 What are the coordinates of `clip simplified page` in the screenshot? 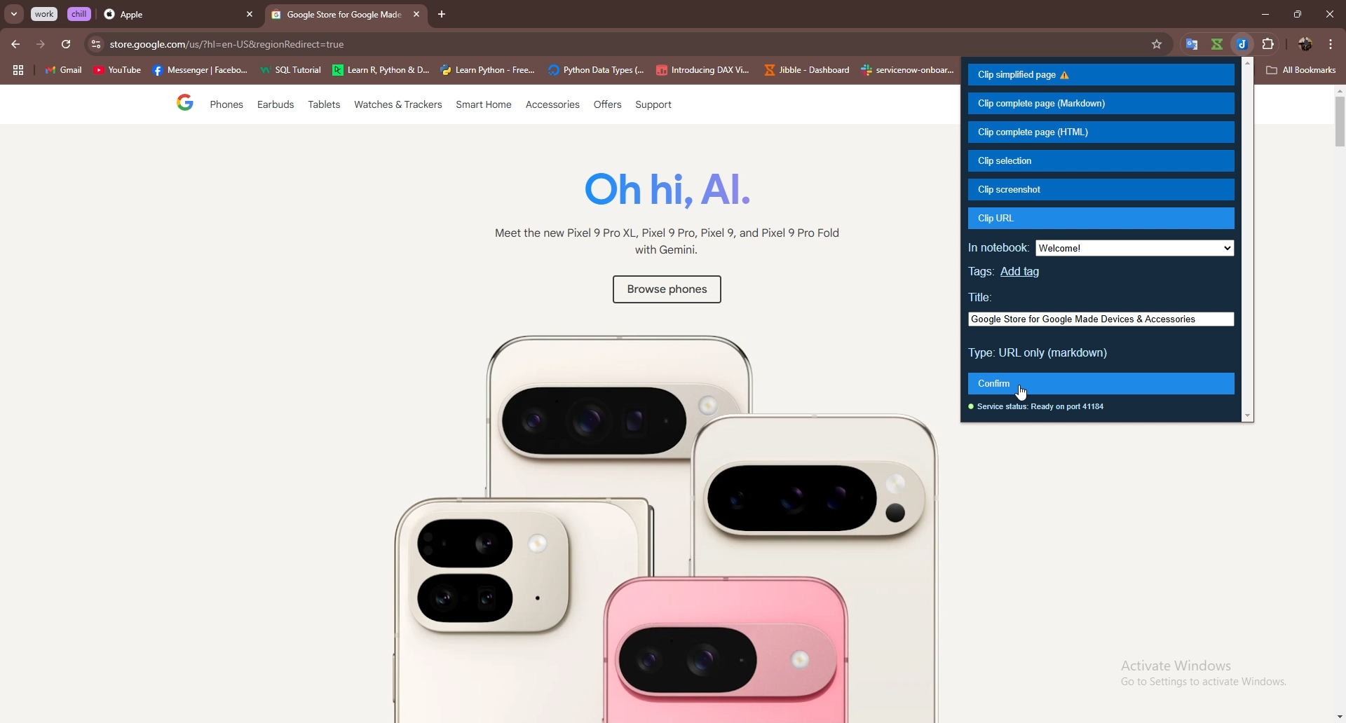 It's located at (1101, 76).